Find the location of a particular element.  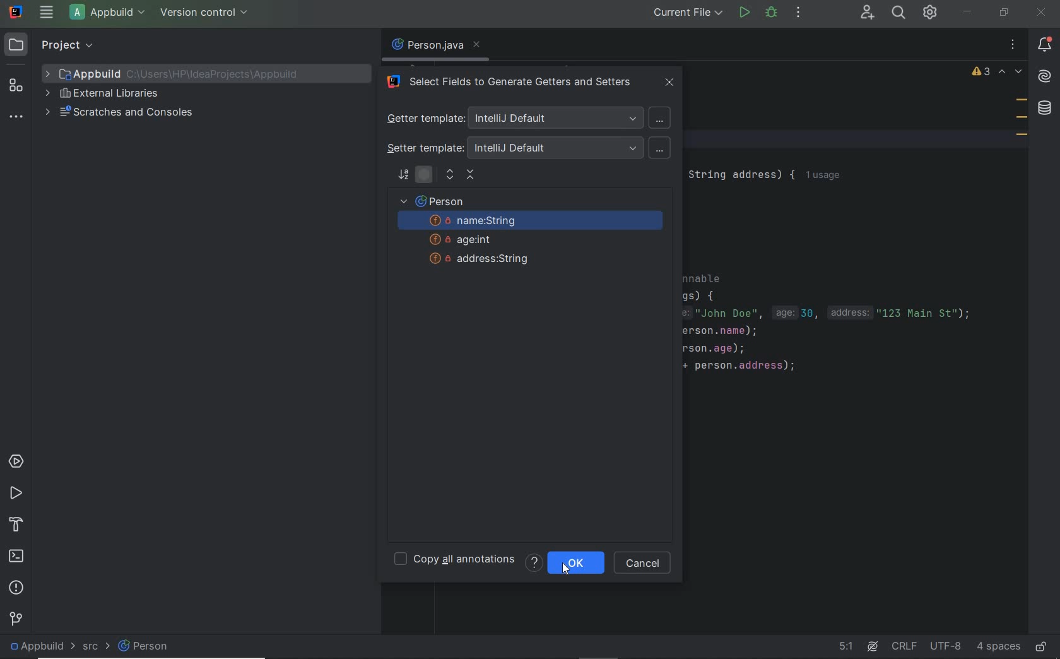

AI Assistant is located at coordinates (872, 647).